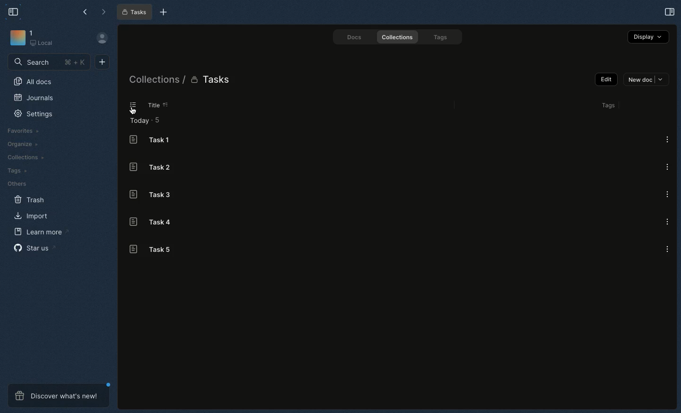 The image size is (681, 413). Describe the element at coordinates (155, 250) in the screenshot. I see `Task 5` at that location.